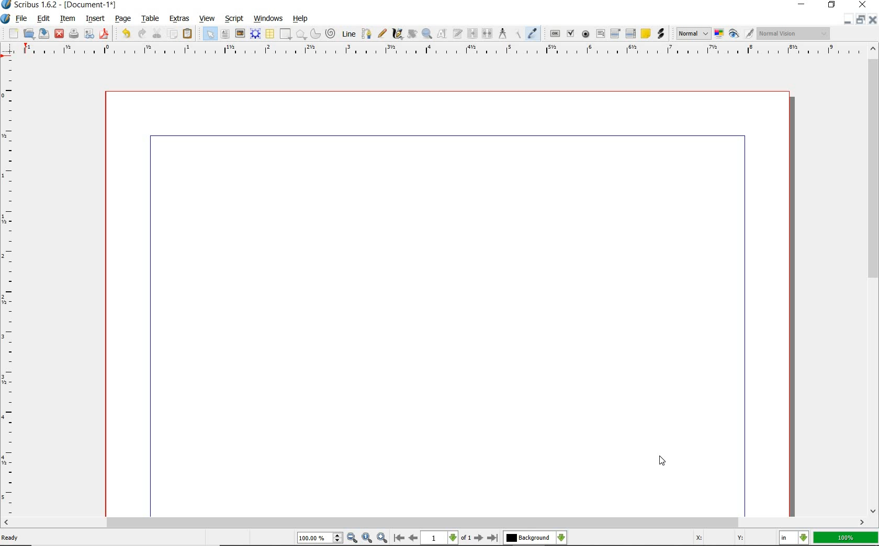  What do you see at coordinates (122, 19) in the screenshot?
I see `page` at bounding box center [122, 19].